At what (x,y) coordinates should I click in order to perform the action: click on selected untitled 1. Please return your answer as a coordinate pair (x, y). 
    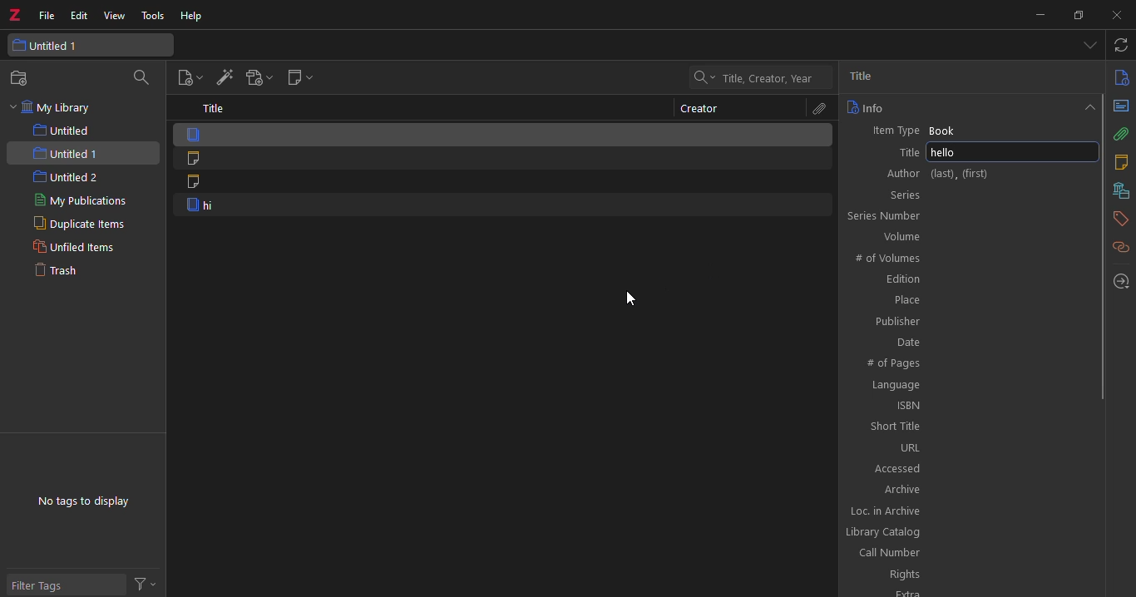
    Looking at the image, I should click on (82, 153).